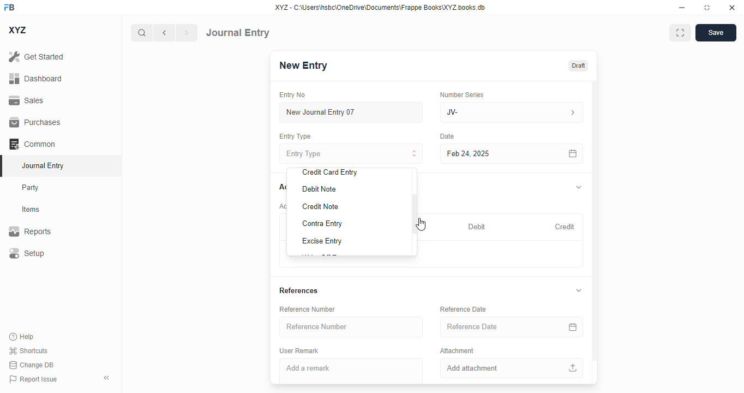 The image size is (744, 393). What do you see at coordinates (351, 153) in the screenshot?
I see `entry type` at bounding box center [351, 153].